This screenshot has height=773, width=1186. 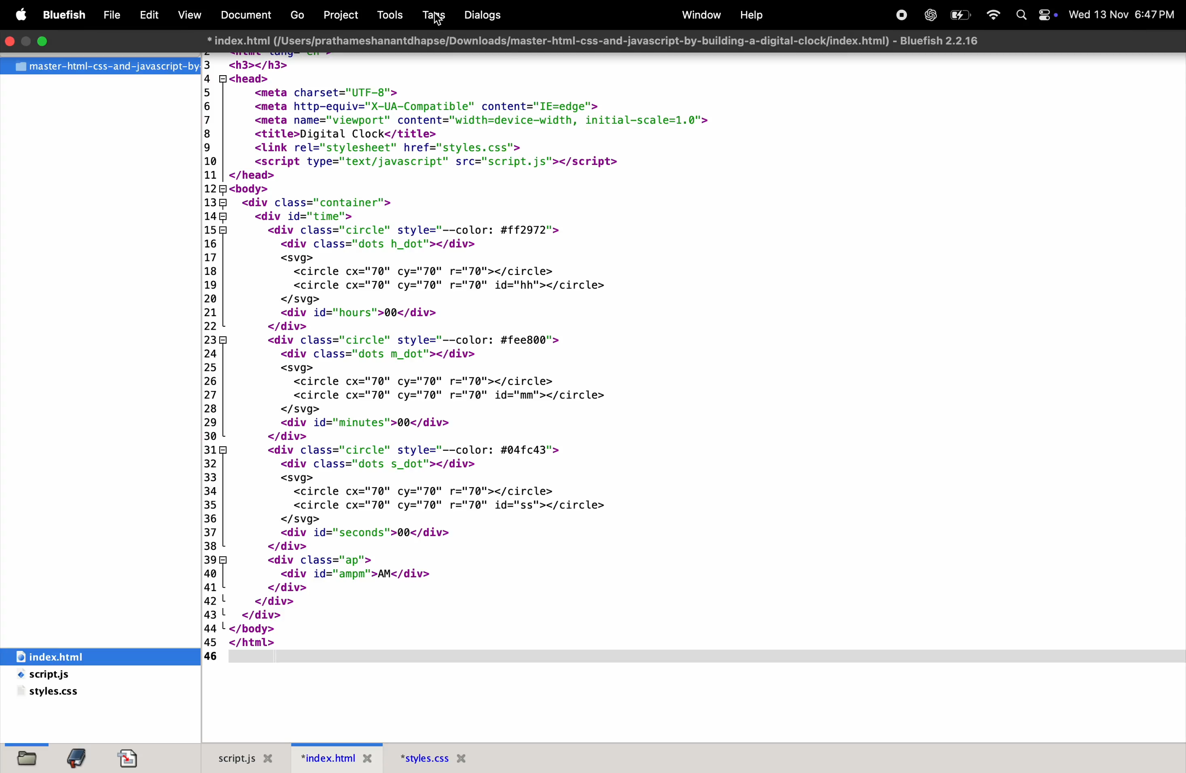 I want to click on Minimize, so click(x=27, y=42).